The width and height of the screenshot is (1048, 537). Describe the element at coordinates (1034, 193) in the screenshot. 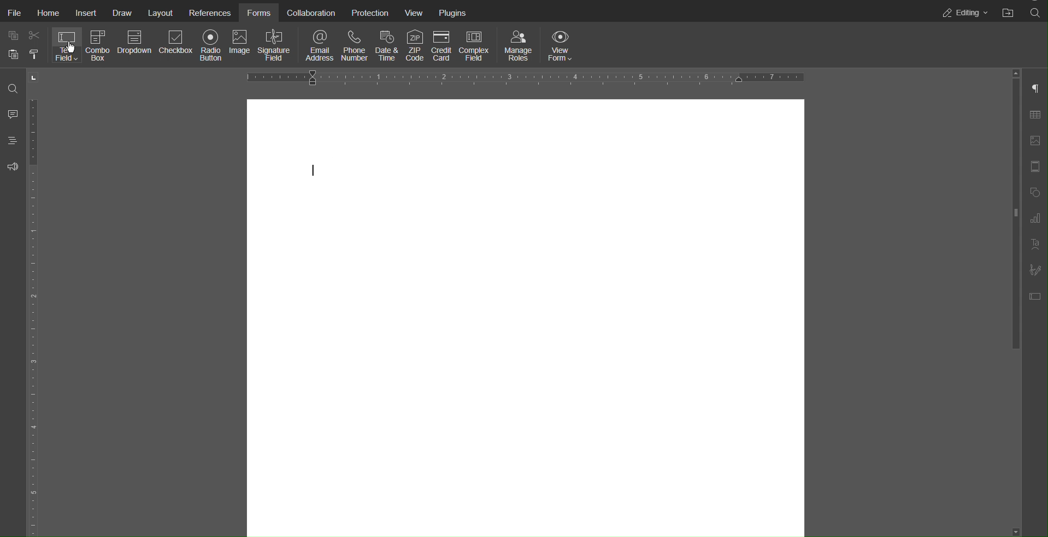

I see `Shape Settings` at that location.